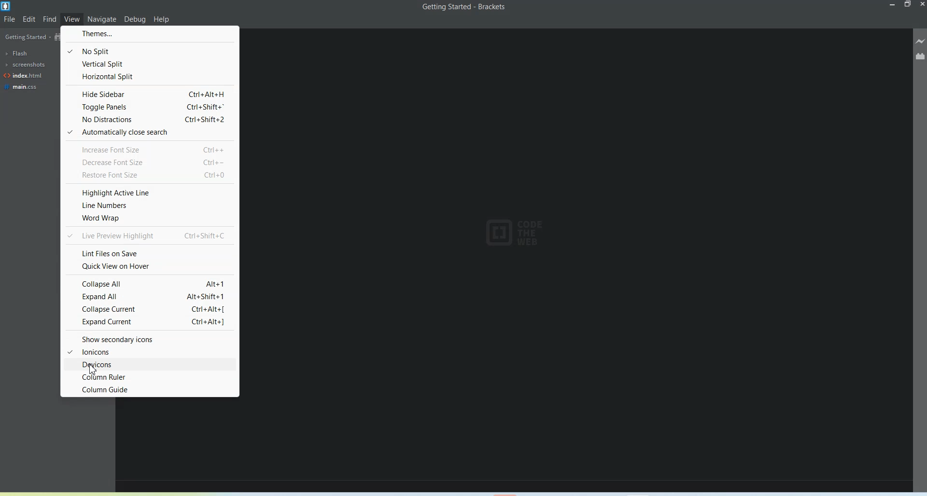  Describe the element at coordinates (10, 19) in the screenshot. I see `File` at that location.